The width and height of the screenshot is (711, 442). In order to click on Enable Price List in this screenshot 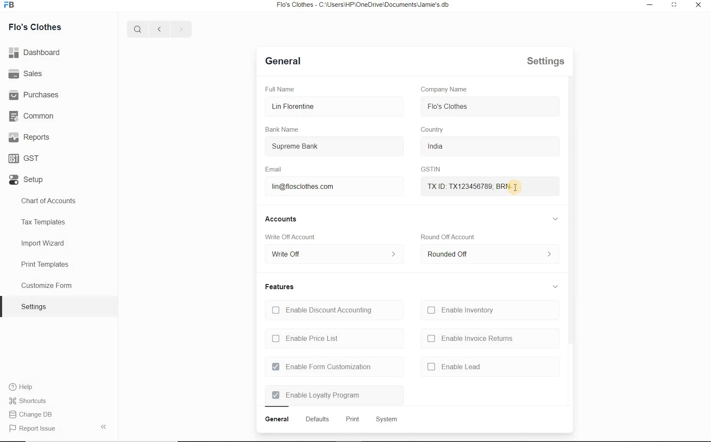, I will do `click(307, 339)`.